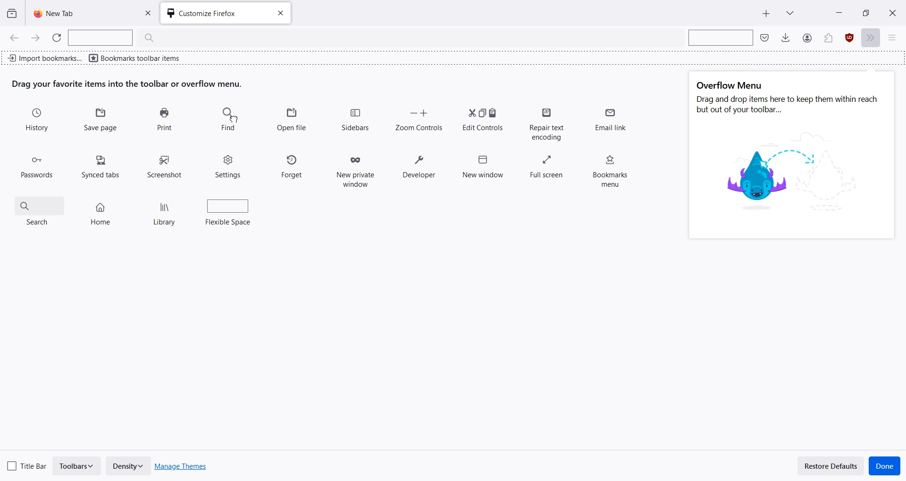  Describe the element at coordinates (839, 12) in the screenshot. I see `Minimize` at that location.